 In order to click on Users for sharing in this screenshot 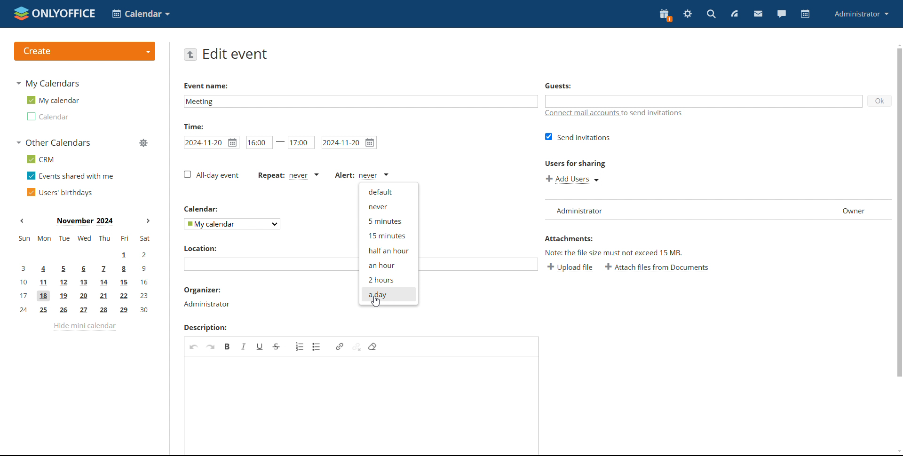, I will do `click(575, 163)`.